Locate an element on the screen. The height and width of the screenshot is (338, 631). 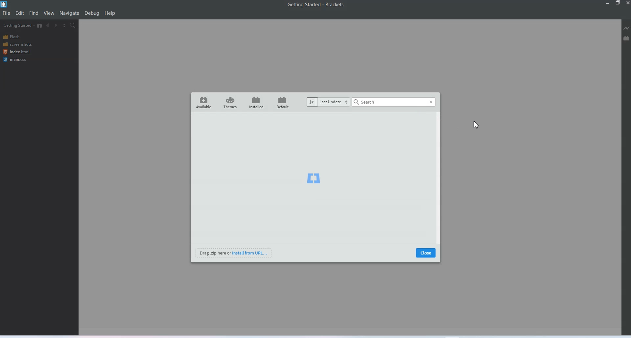
Edit is located at coordinates (20, 13).